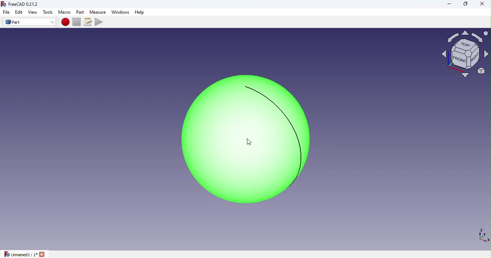 This screenshot has height=258, width=491. I want to click on View, so click(34, 12).